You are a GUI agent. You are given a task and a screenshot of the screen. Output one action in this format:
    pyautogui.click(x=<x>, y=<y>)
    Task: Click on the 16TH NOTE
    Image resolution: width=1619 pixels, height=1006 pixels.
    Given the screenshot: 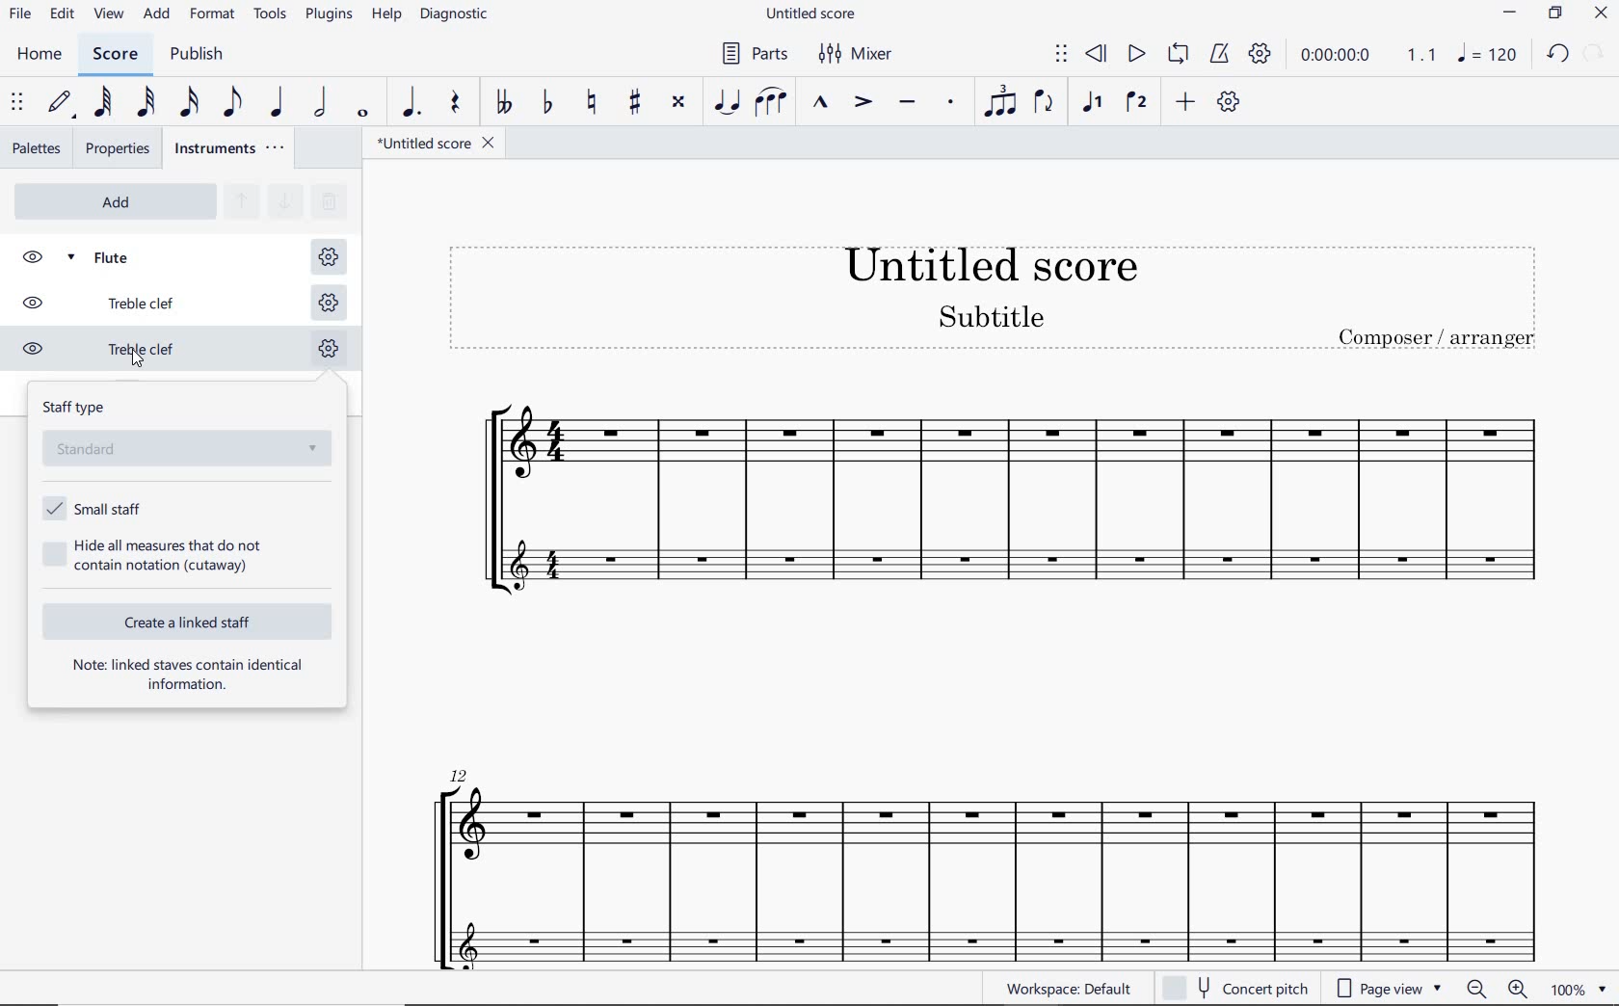 What is the action you would take?
    pyautogui.click(x=190, y=103)
    